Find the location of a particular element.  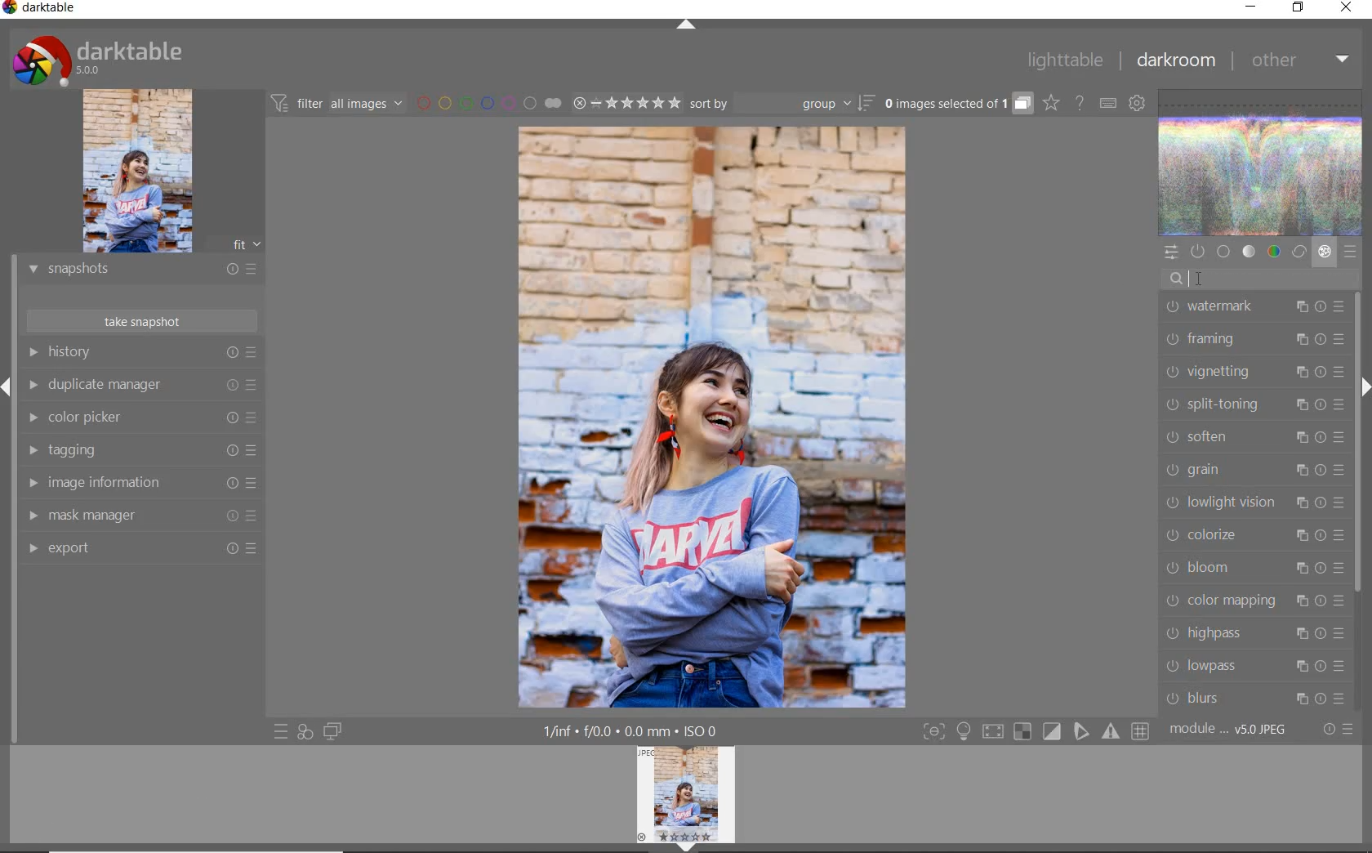

image preview is located at coordinates (690, 798).